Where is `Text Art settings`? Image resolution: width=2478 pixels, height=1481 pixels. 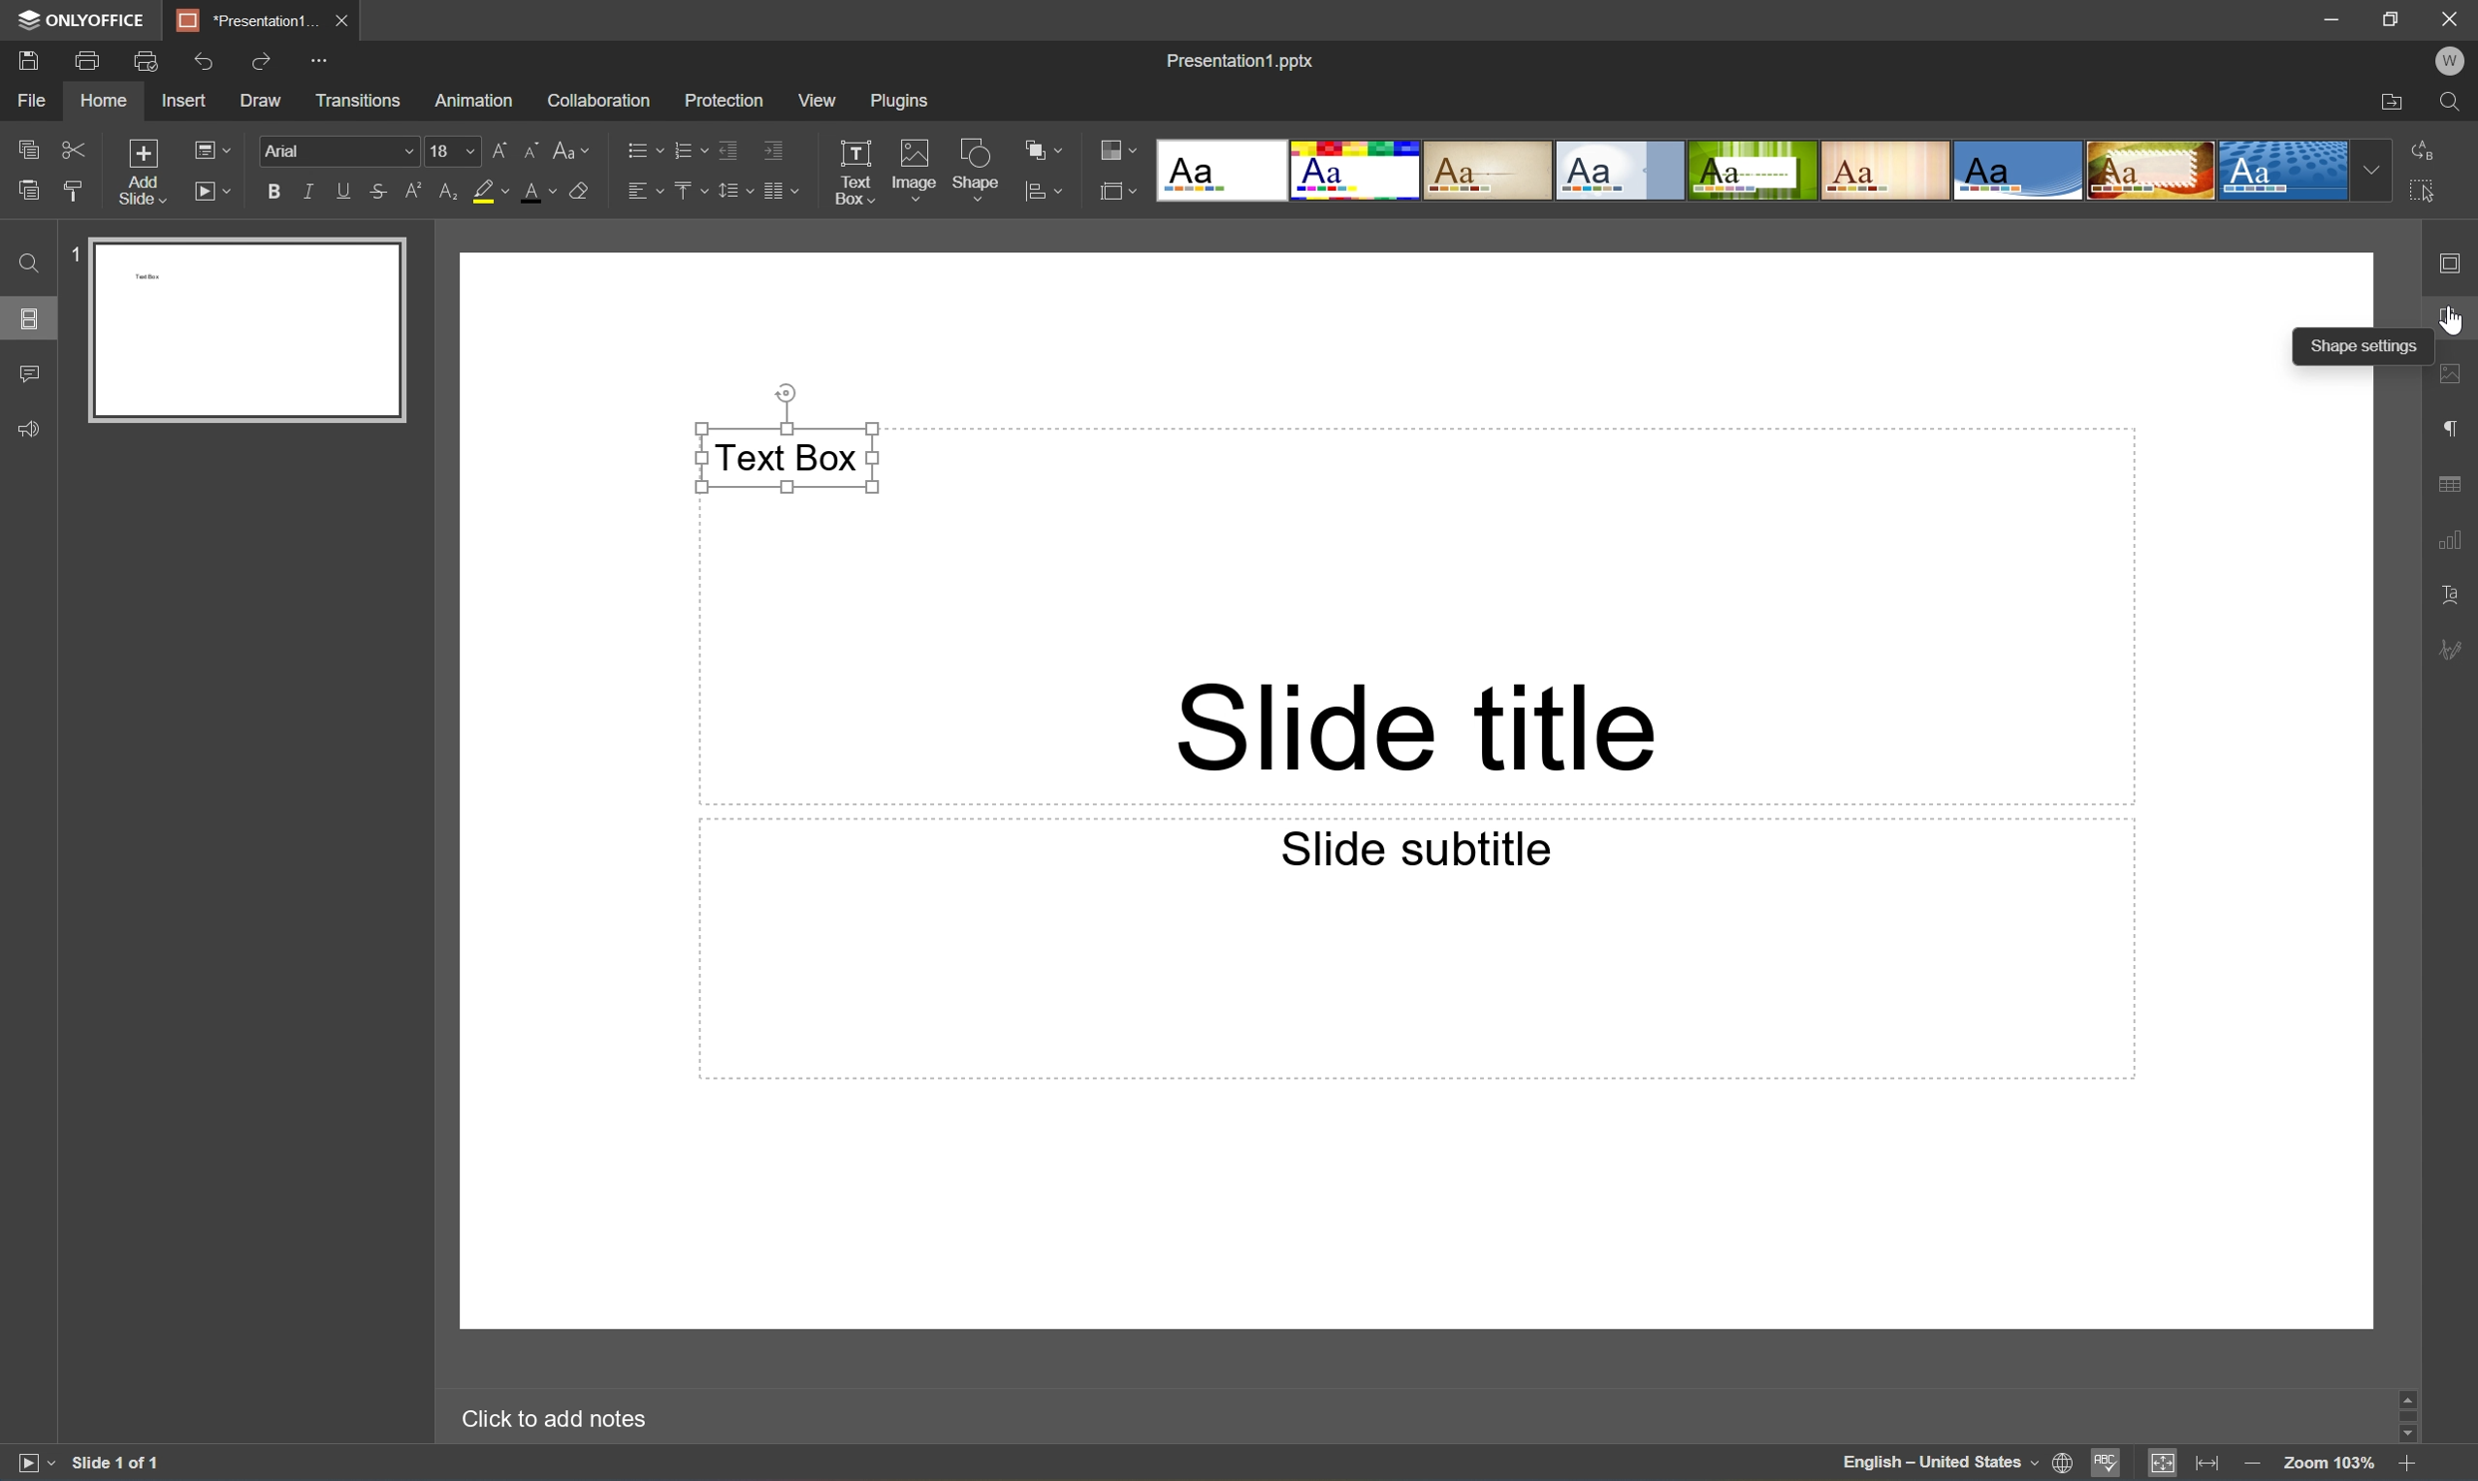 Text Art settings is located at coordinates (2456, 594).